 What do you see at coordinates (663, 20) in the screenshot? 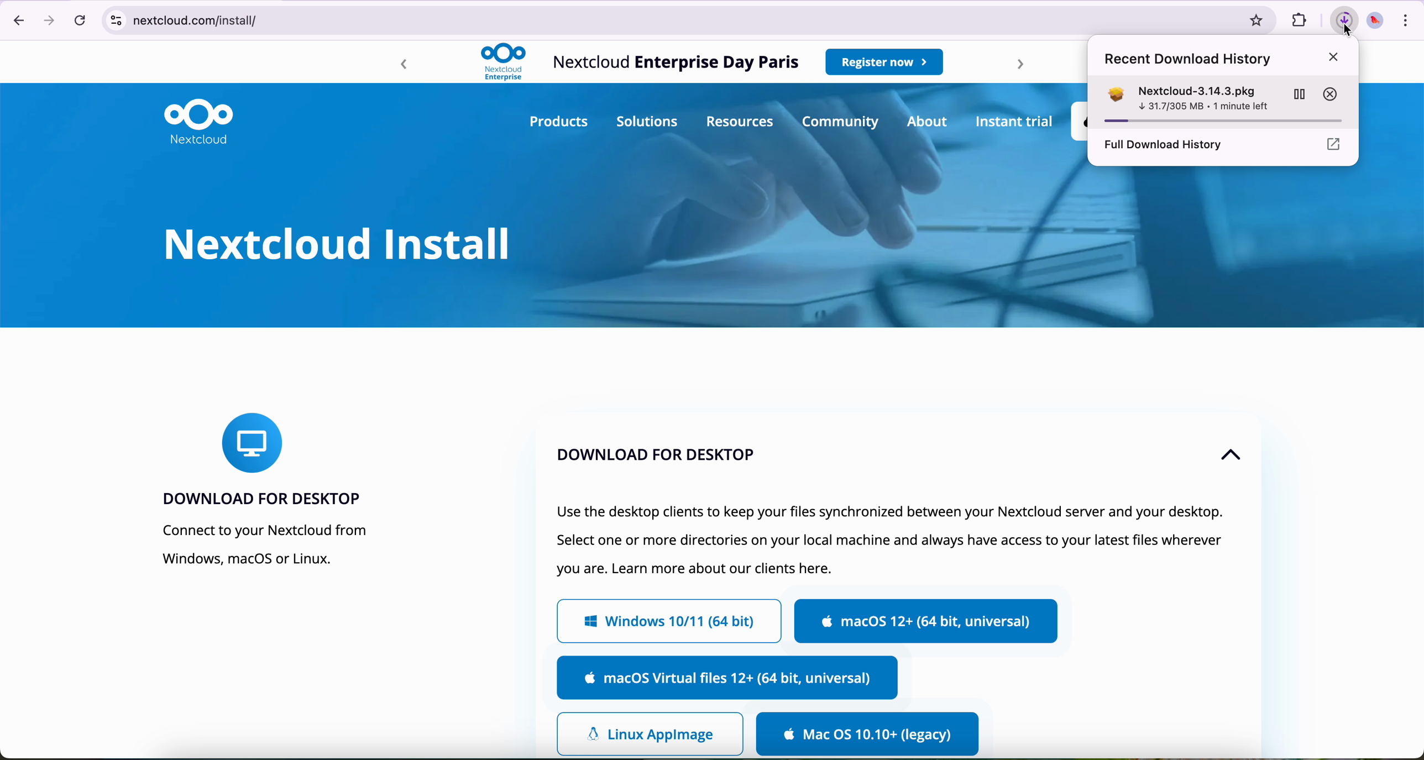
I see `netcloud.com/install/` at bounding box center [663, 20].